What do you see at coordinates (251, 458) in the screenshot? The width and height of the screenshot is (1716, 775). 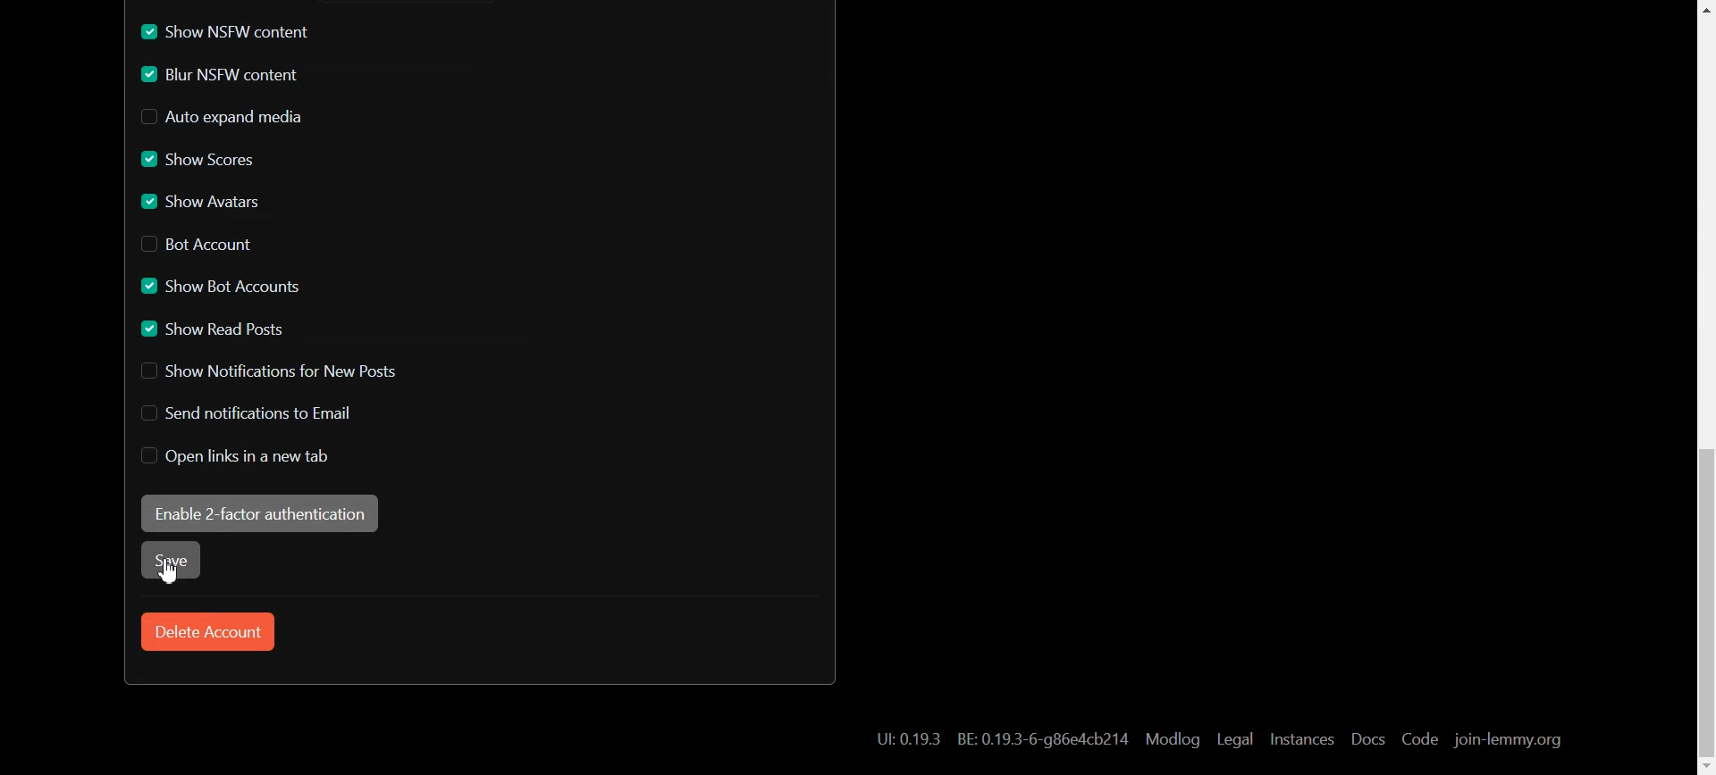 I see `Disable Open links in a new tab` at bounding box center [251, 458].